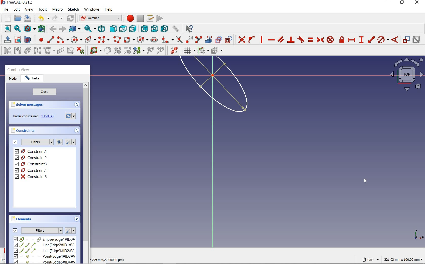 Image resolution: width=425 pixels, height=264 pixels. What do you see at coordinates (174, 50) in the screenshot?
I see `switch virtual space` at bounding box center [174, 50].